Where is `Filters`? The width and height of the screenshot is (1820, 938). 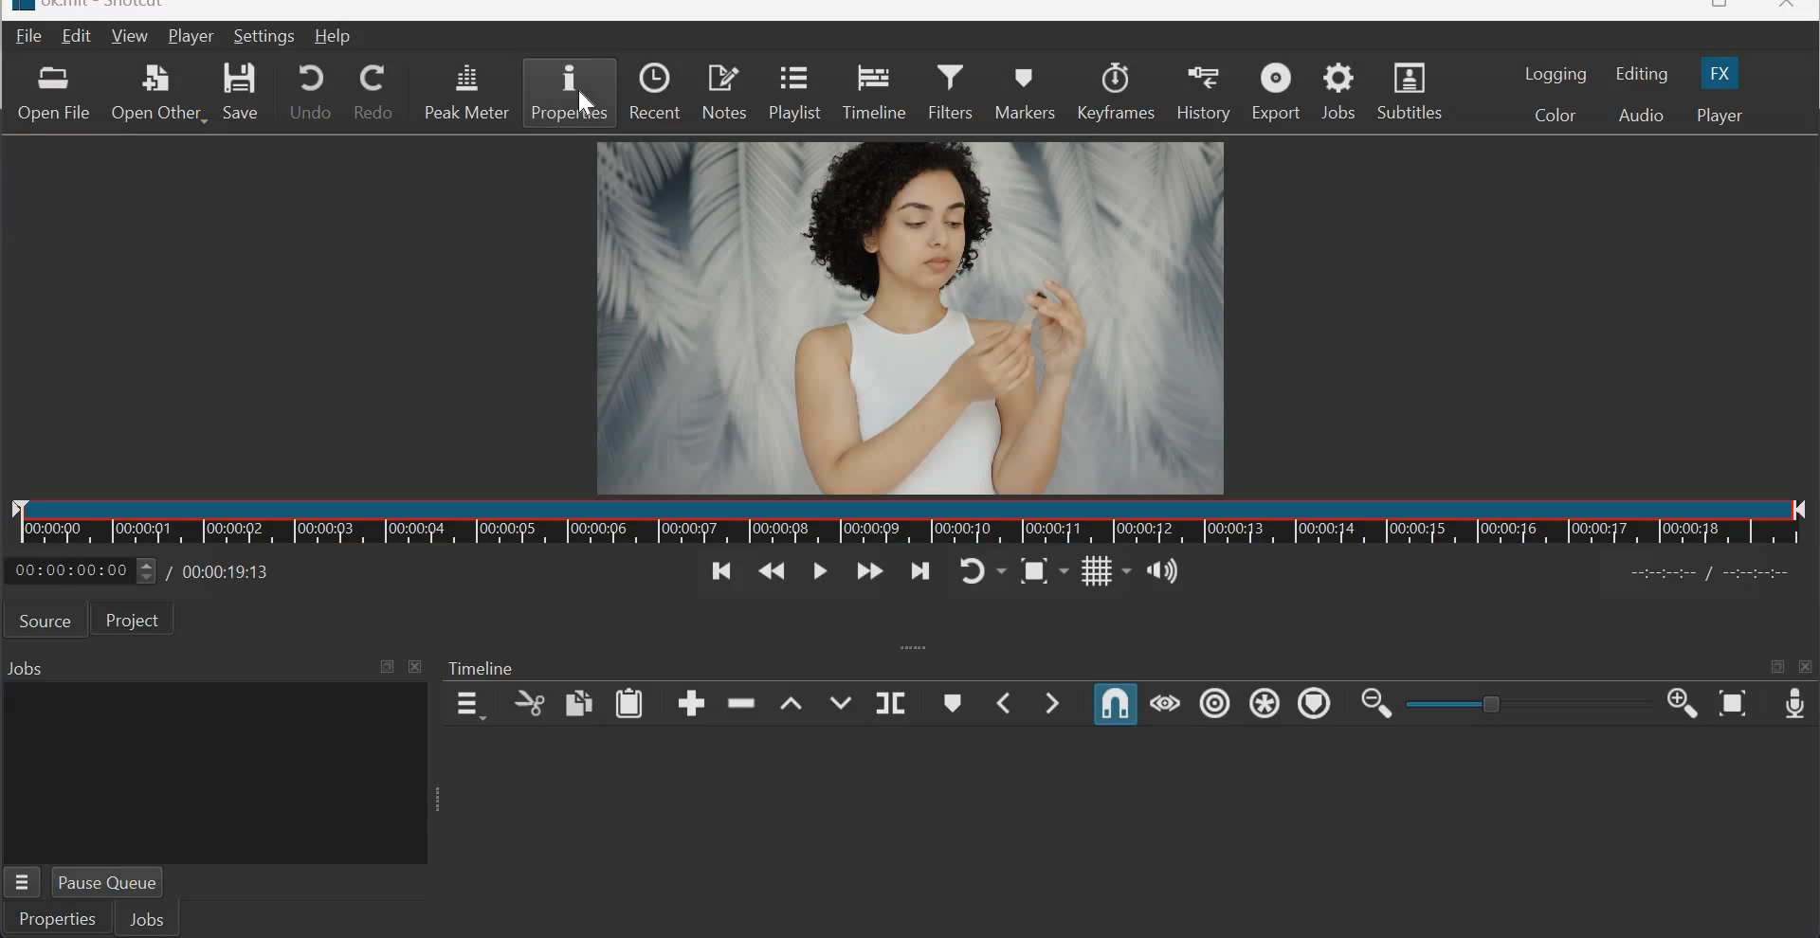 Filters is located at coordinates (950, 92).